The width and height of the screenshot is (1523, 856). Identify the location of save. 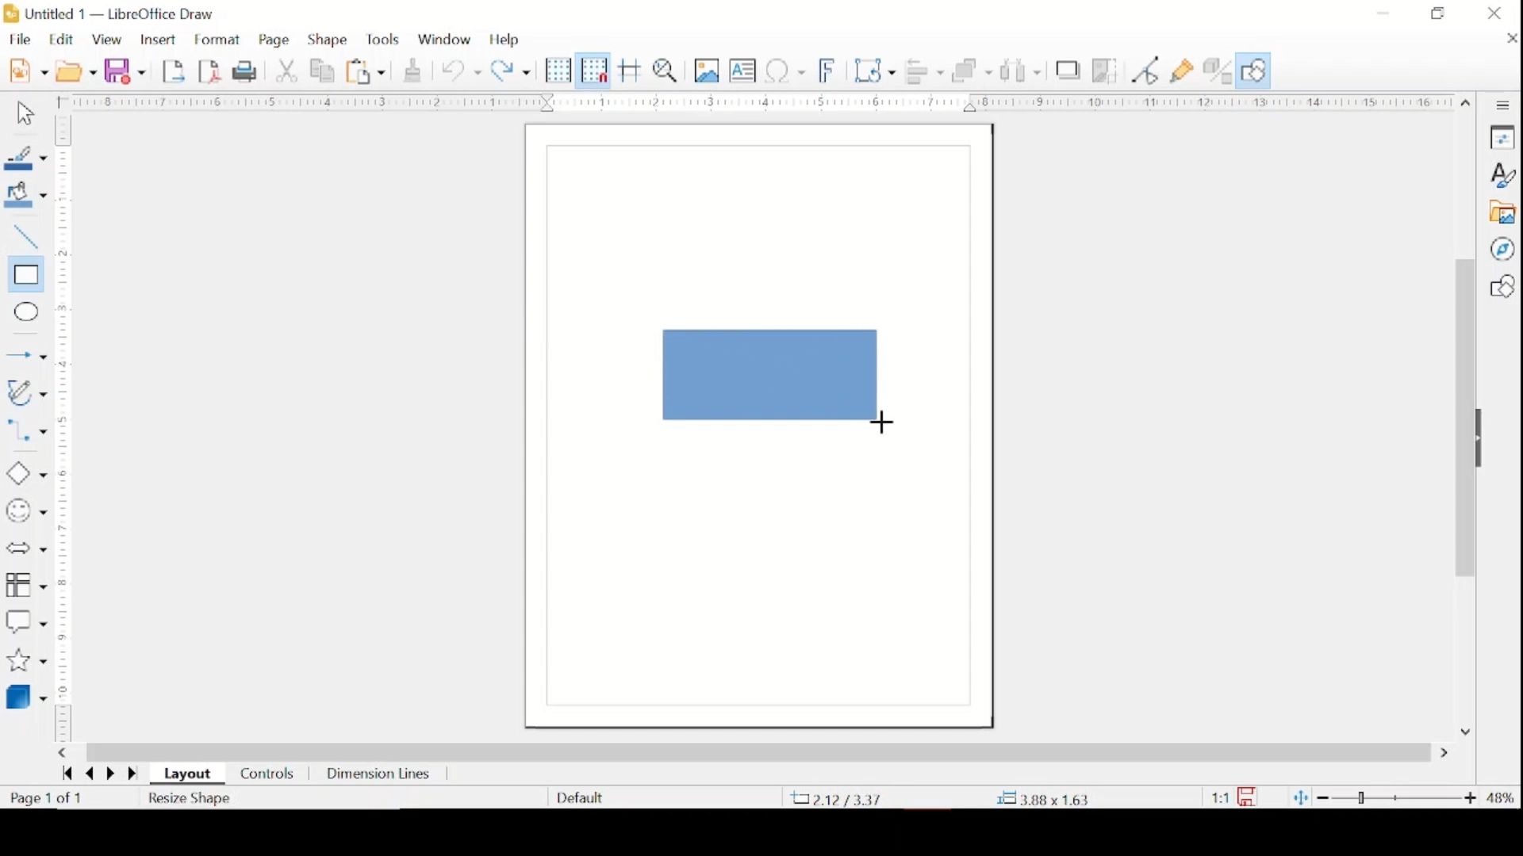
(125, 71).